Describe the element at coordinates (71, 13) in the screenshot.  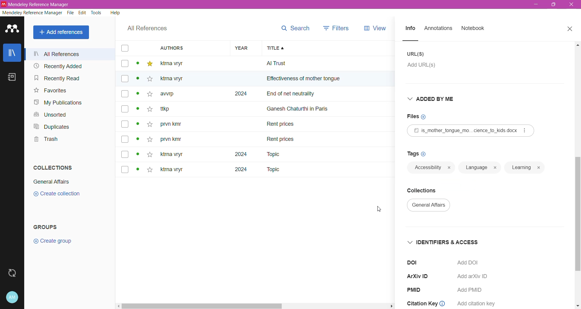
I see `File` at that location.